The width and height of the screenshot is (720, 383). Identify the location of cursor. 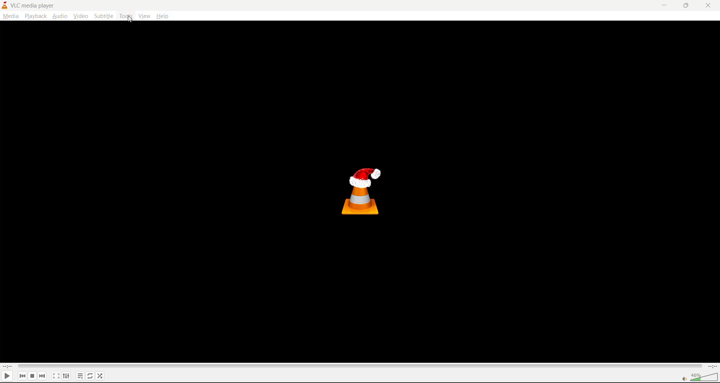
(130, 20).